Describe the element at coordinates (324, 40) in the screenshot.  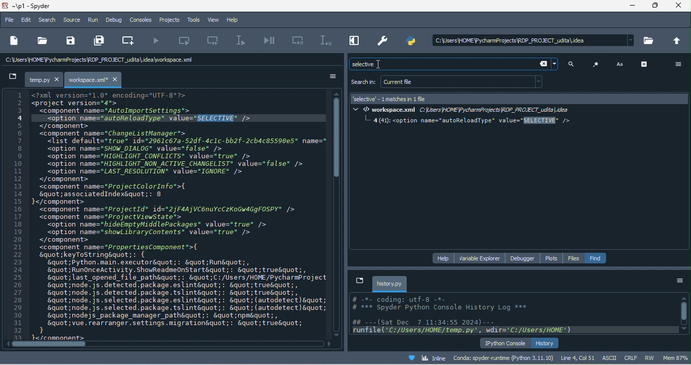
I see `debug selection` at that location.